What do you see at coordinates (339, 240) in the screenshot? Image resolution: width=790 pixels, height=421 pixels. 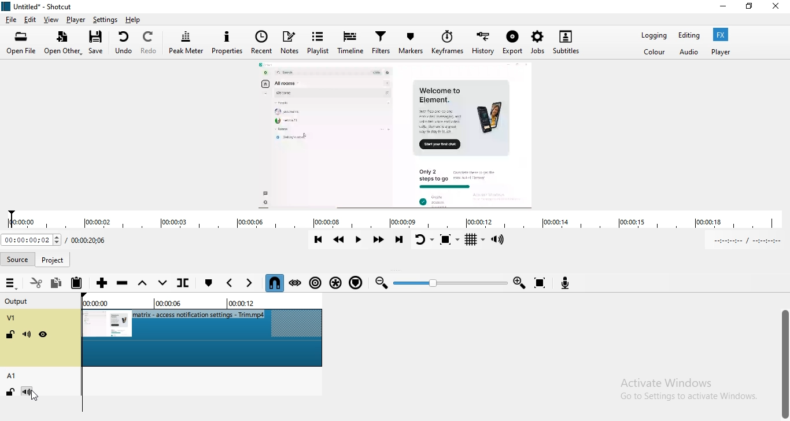 I see `Play quickly backwards` at bounding box center [339, 240].